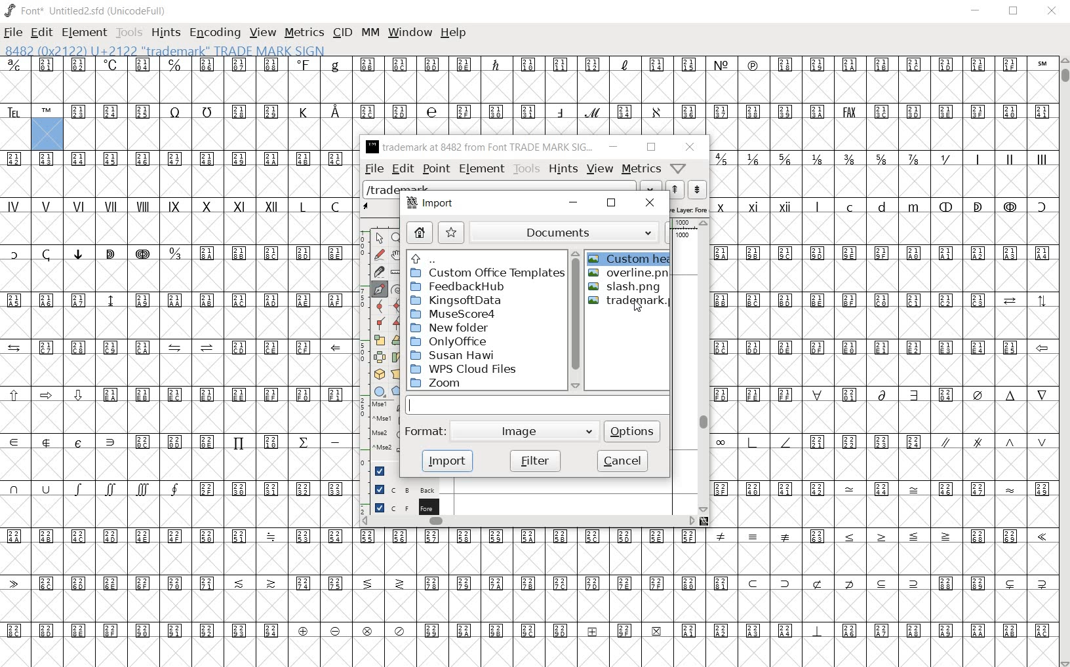 The width and height of the screenshot is (1070, 667). What do you see at coordinates (379, 375) in the screenshot?
I see `rotate the selection in 3D and project back to plane` at bounding box center [379, 375].